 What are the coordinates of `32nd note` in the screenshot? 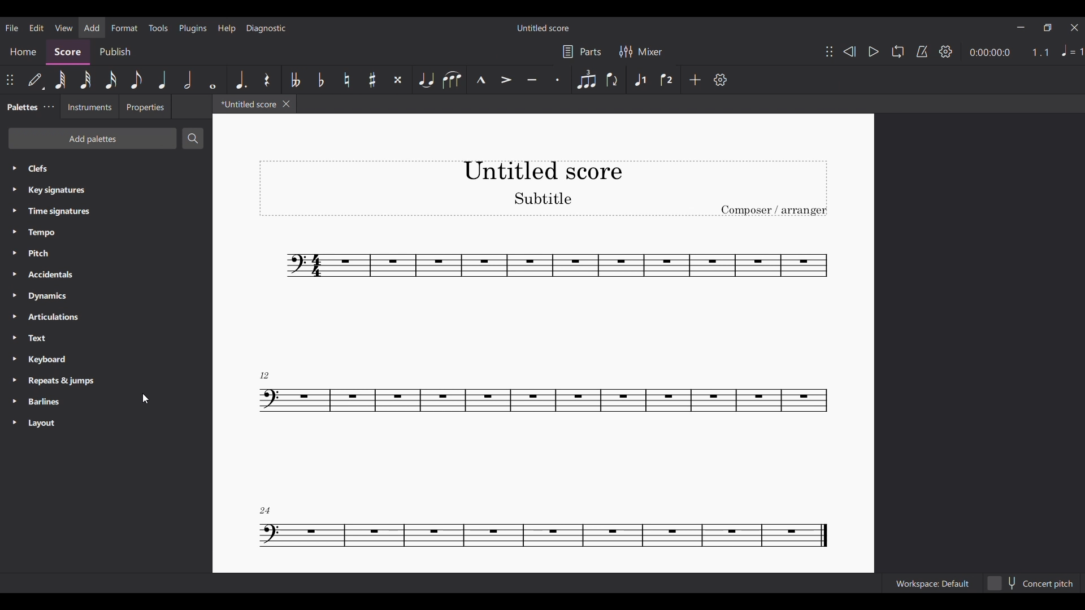 It's located at (643, 81).